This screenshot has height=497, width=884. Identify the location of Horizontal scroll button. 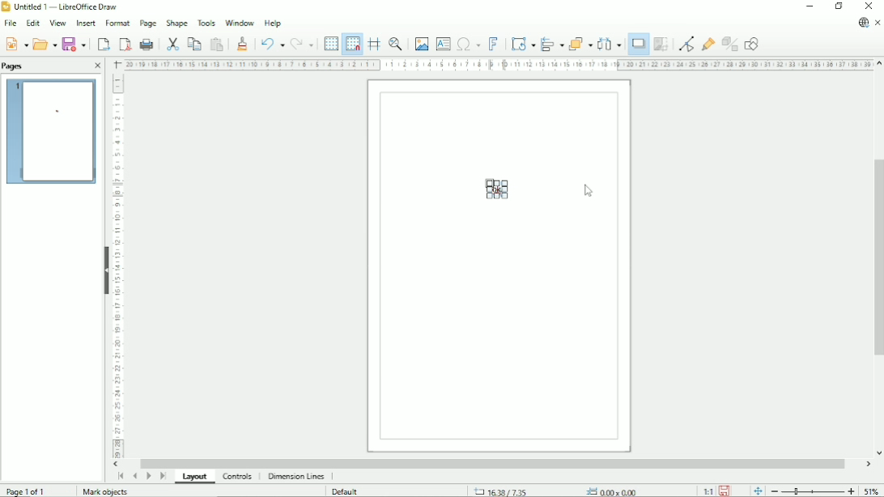
(117, 465).